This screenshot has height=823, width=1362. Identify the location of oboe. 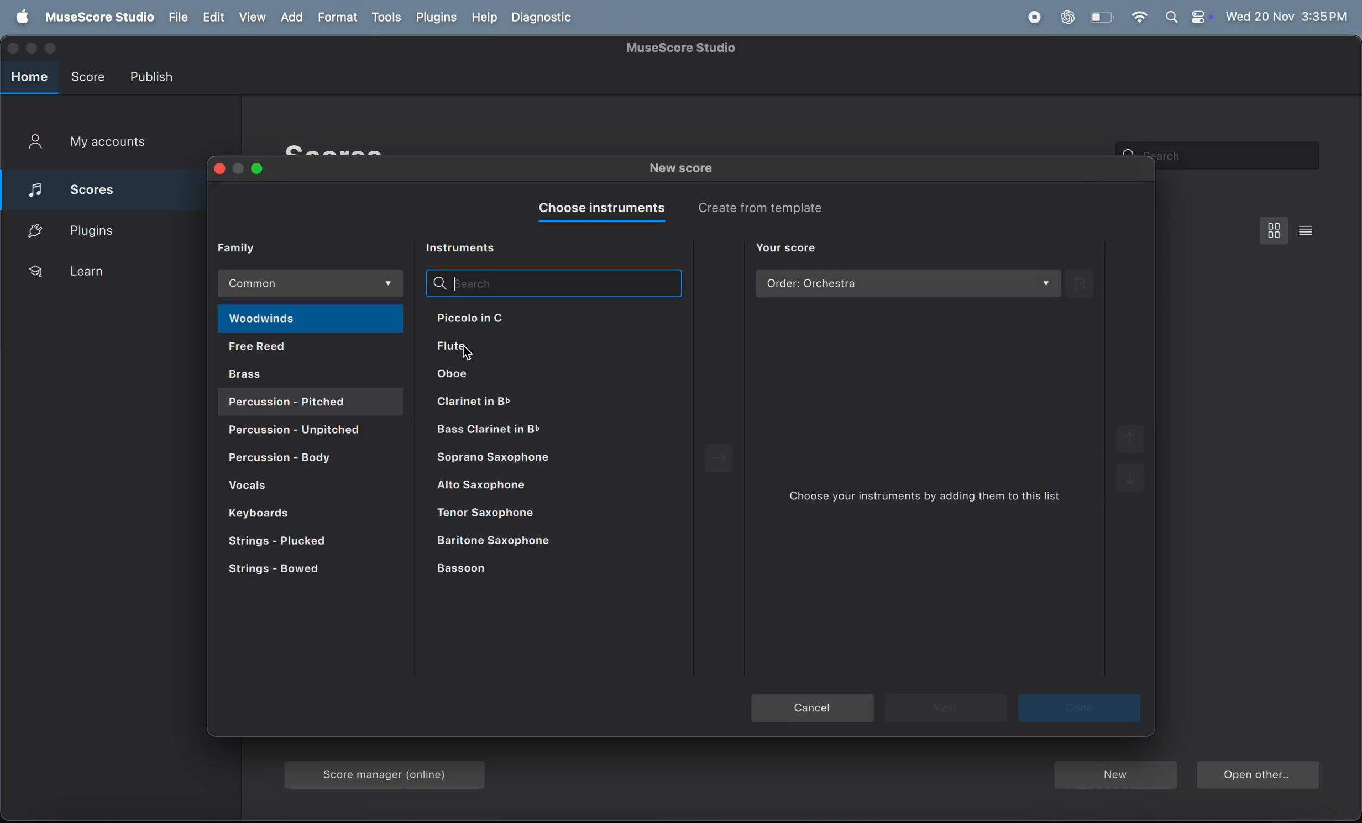
(518, 375).